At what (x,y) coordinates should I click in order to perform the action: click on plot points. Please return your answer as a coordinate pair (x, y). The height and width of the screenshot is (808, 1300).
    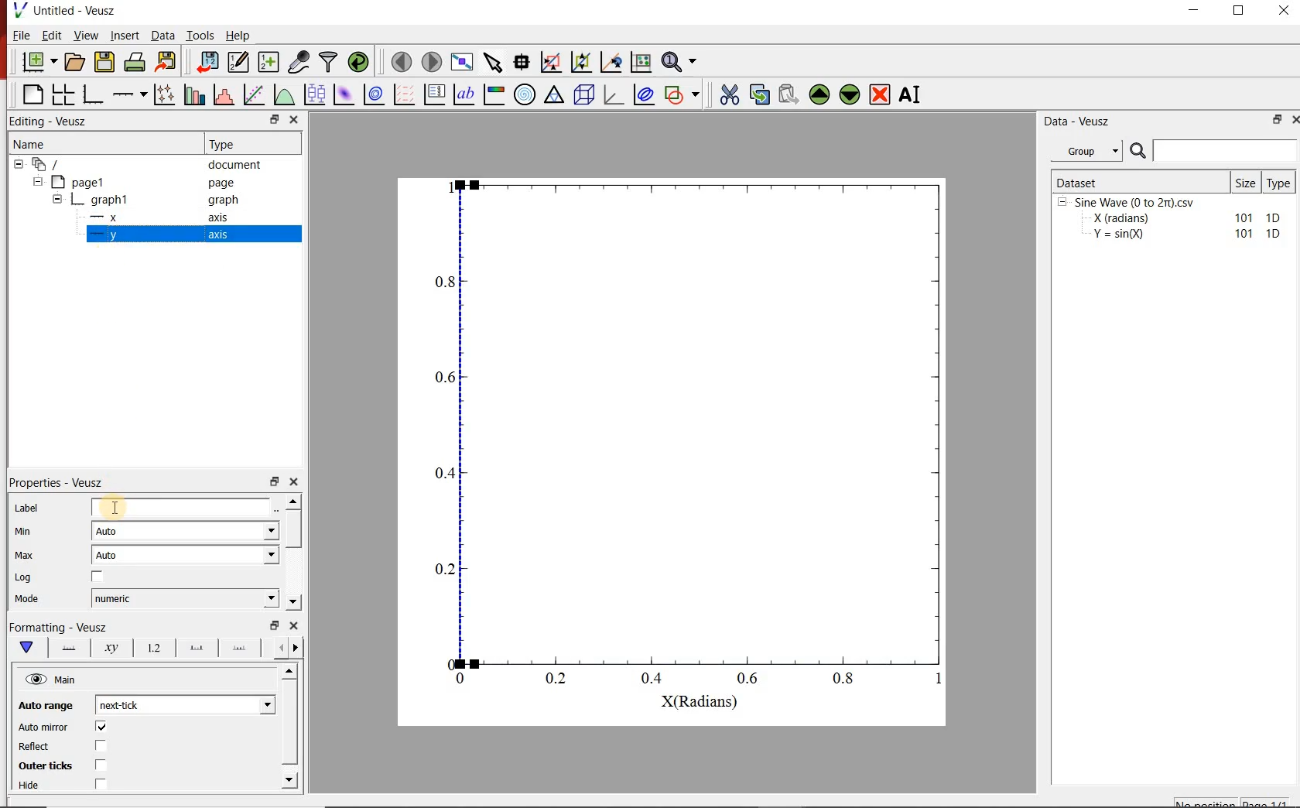
    Looking at the image, I should click on (166, 94).